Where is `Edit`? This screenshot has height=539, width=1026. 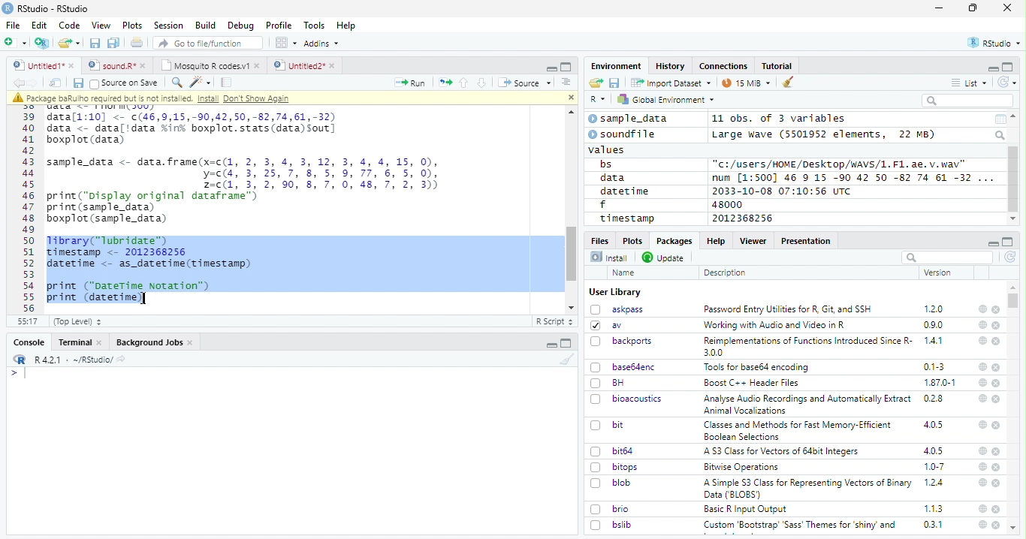 Edit is located at coordinates (39, 25).